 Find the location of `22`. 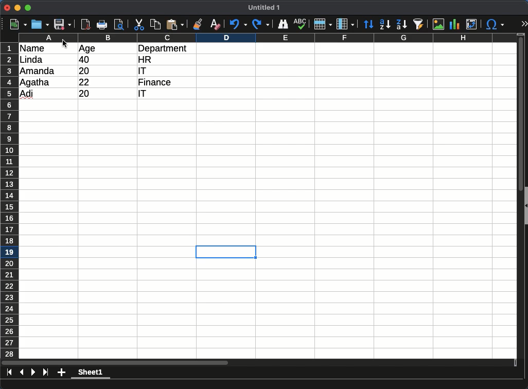

22 is located at coordinates (86, 82).